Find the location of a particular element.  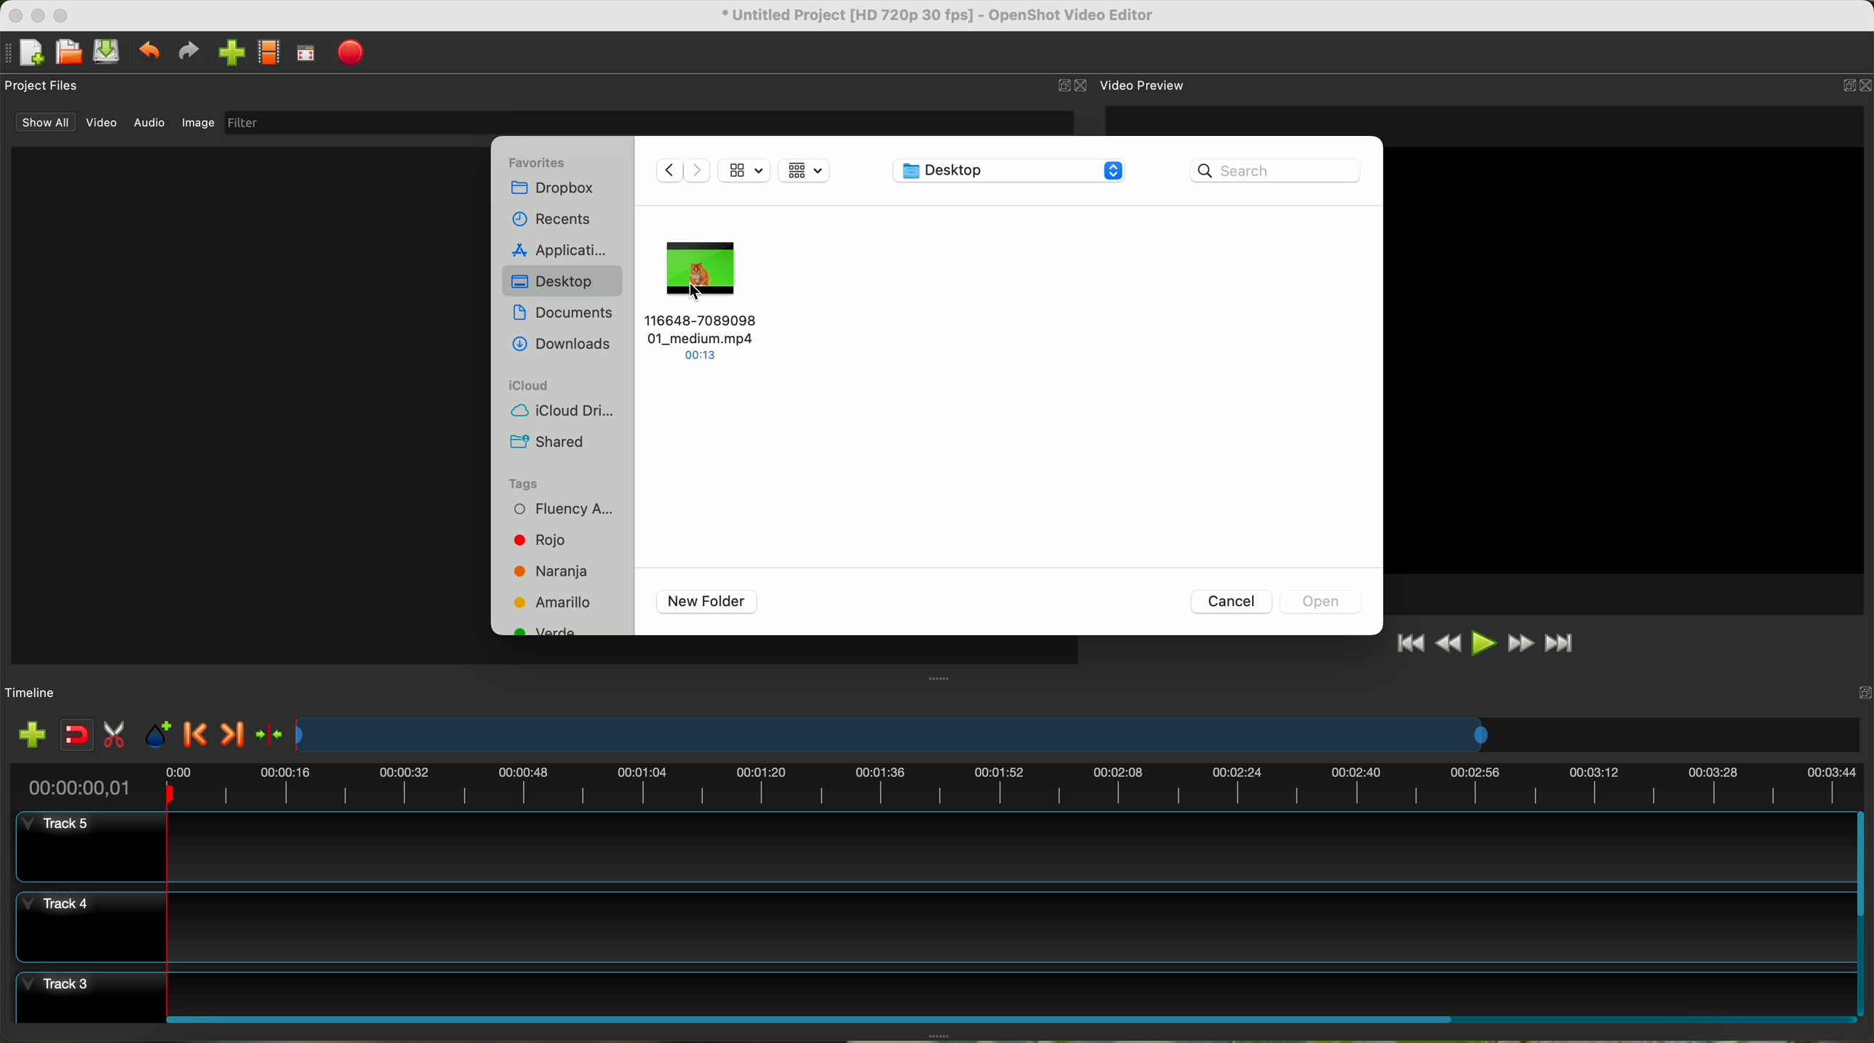

click on import file is located at coordinates (228, 47).